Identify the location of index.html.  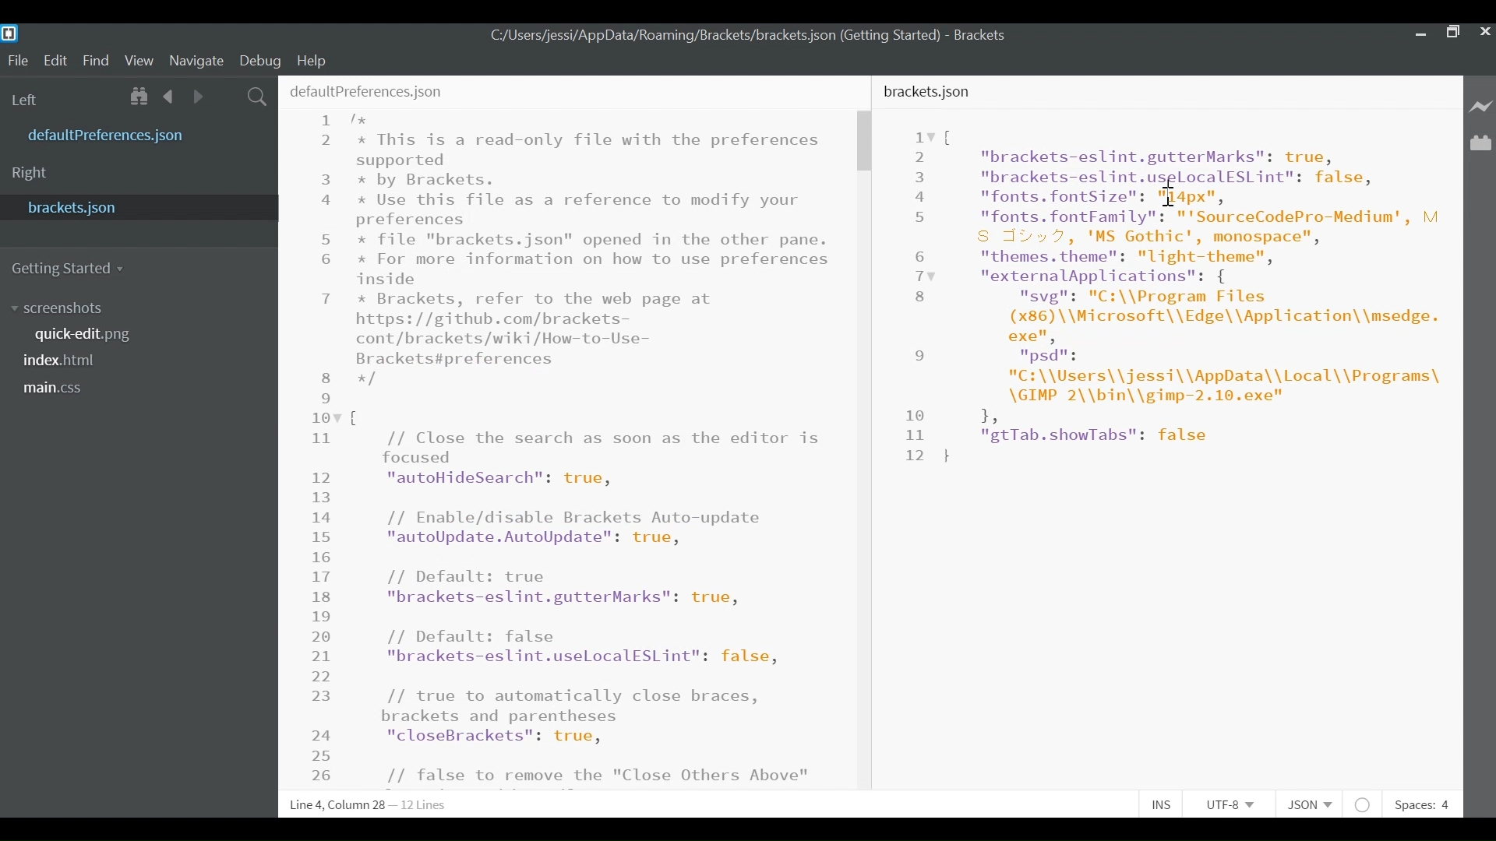
(65, 361).